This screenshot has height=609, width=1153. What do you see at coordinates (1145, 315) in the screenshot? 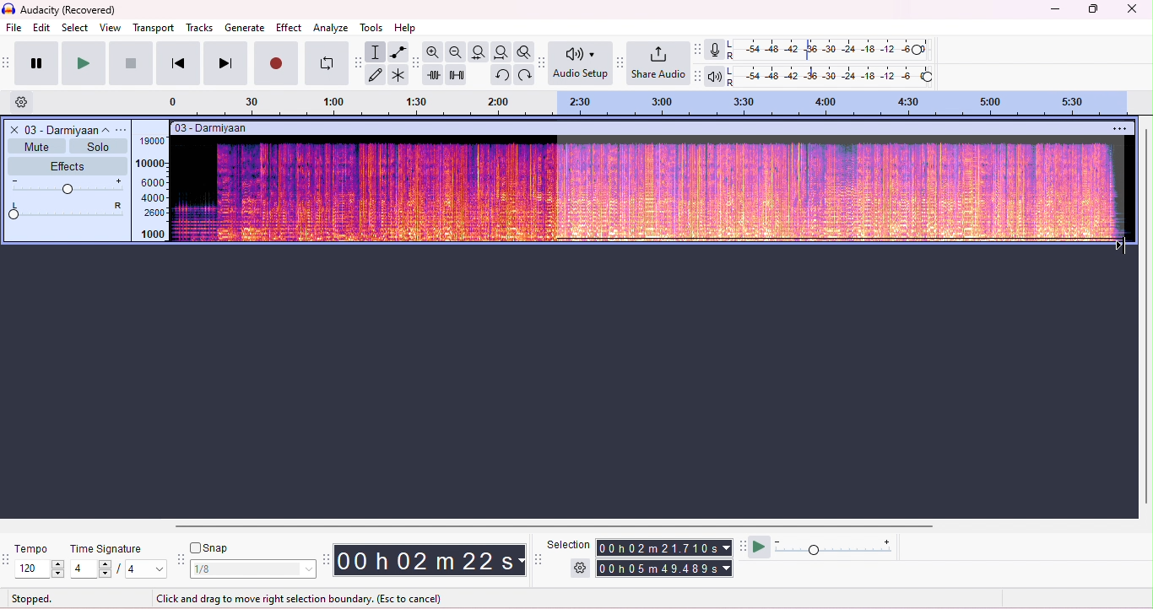
I see `vertical scroll bar` at bounding box center [1145, 315].